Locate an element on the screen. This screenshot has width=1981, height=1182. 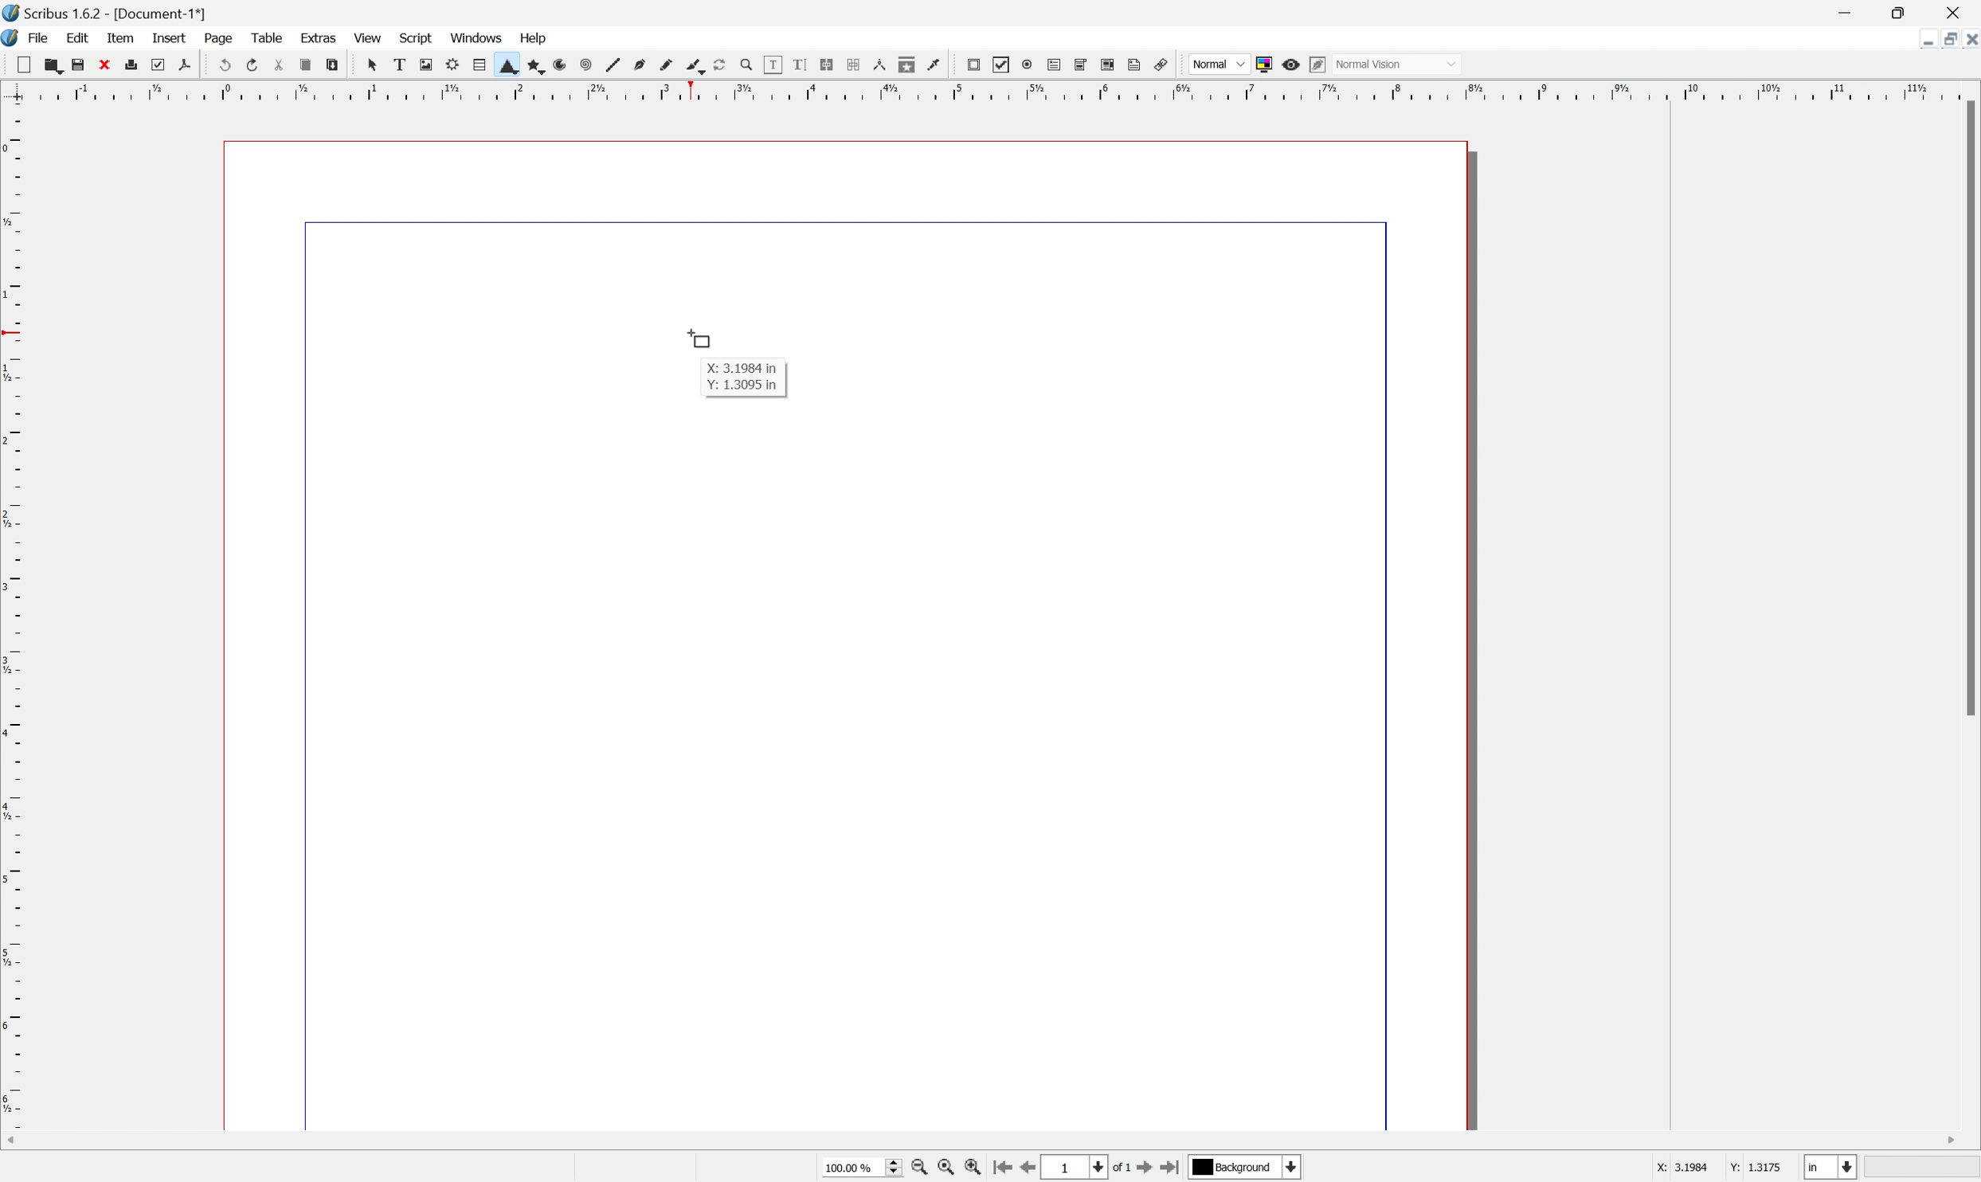
PDF push button is located at coordinates (972, 66).